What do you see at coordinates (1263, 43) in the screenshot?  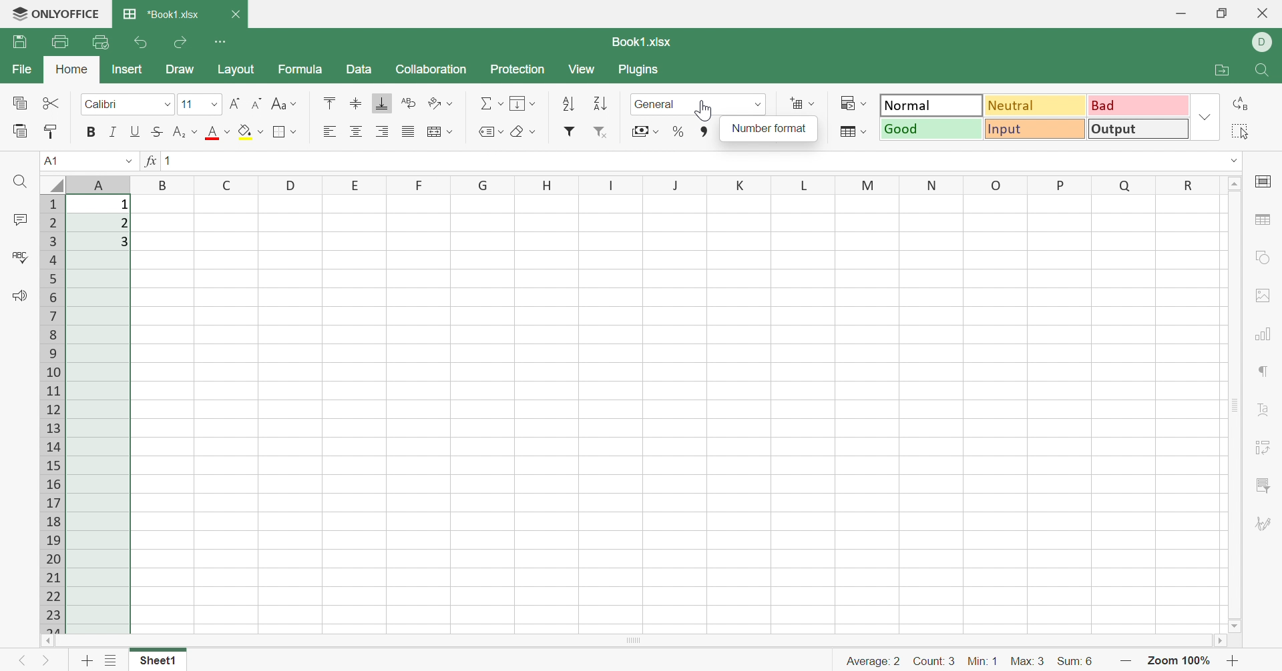 I see `DELL` at bounding box center [1263, 43].